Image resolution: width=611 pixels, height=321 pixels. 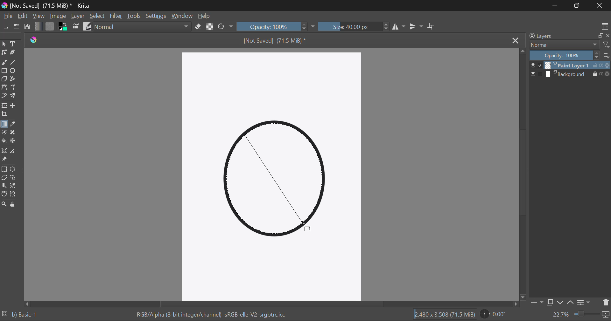 What do you see at coordinates (4, 160) in the screenshot?
I see `Reference Images` at bounding box center [4, 160].